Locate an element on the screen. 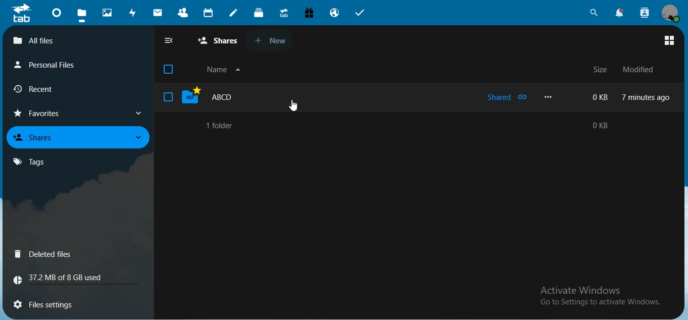  search contacts is located at coordinates (643, 12).